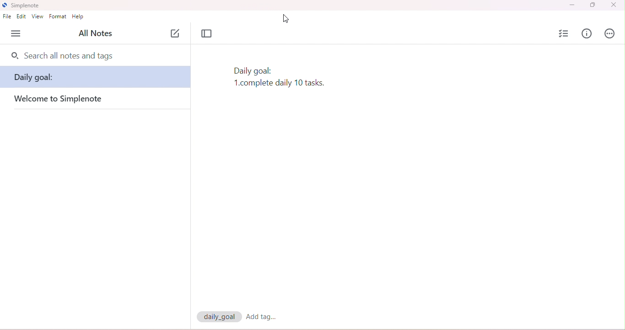 The width and height of the screenshot is (625, 330). What do you see at coordinates (613, 5) in the screenshot?
I see `close` at bounding box center [613, 5].